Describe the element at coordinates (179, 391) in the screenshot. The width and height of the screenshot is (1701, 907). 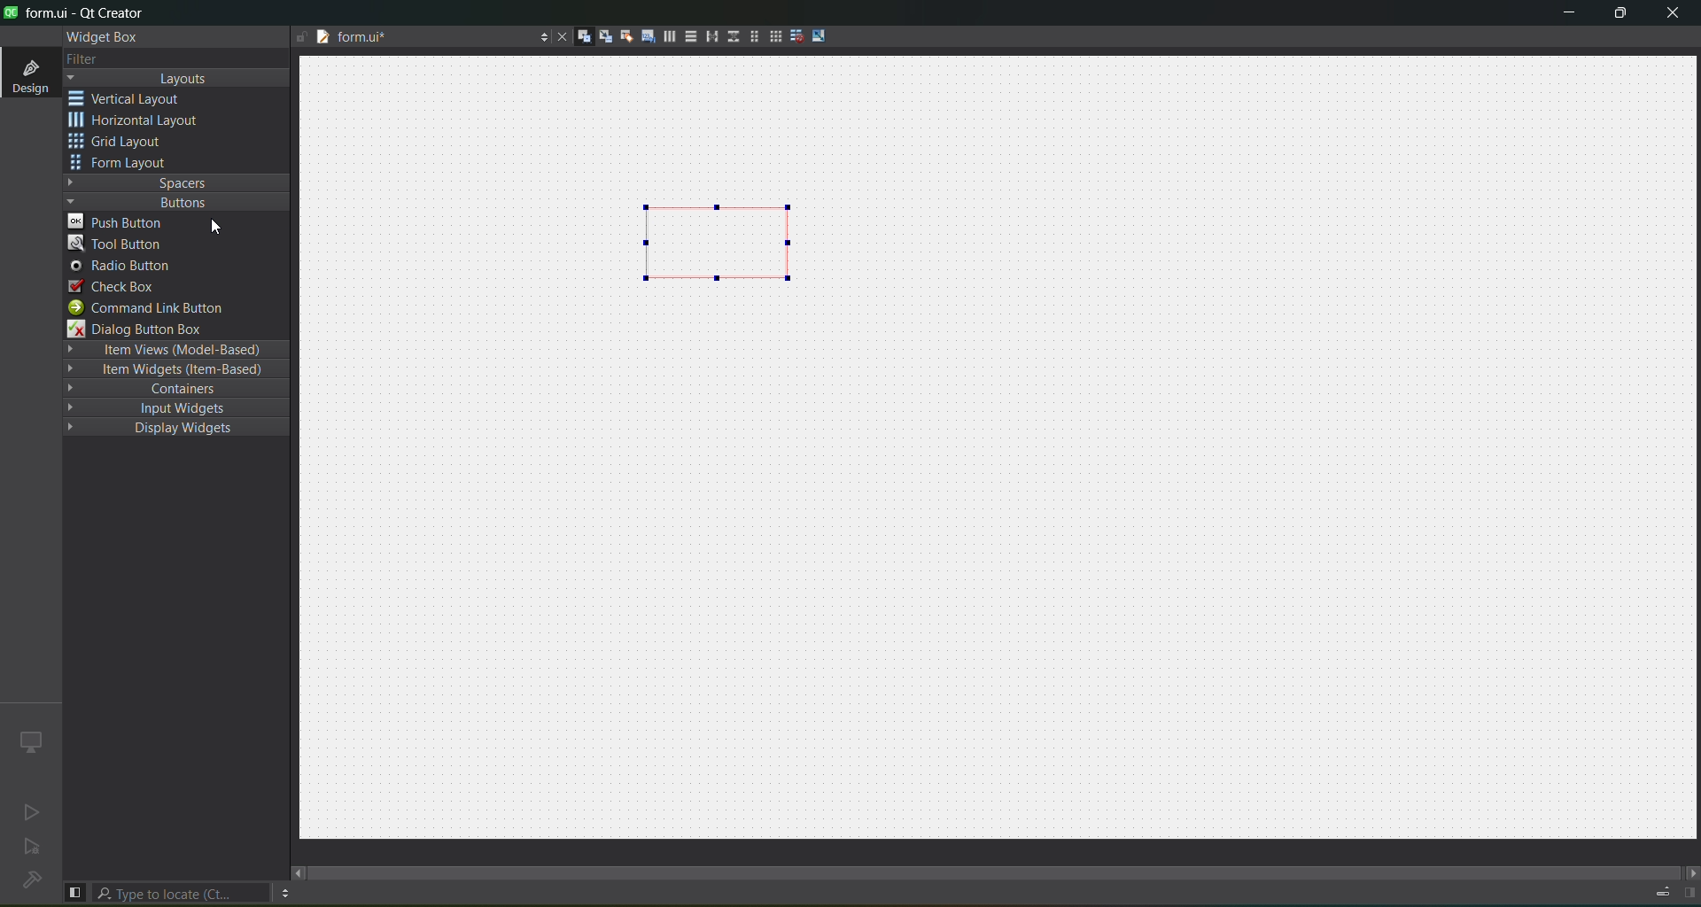
I see `containers` at that location.